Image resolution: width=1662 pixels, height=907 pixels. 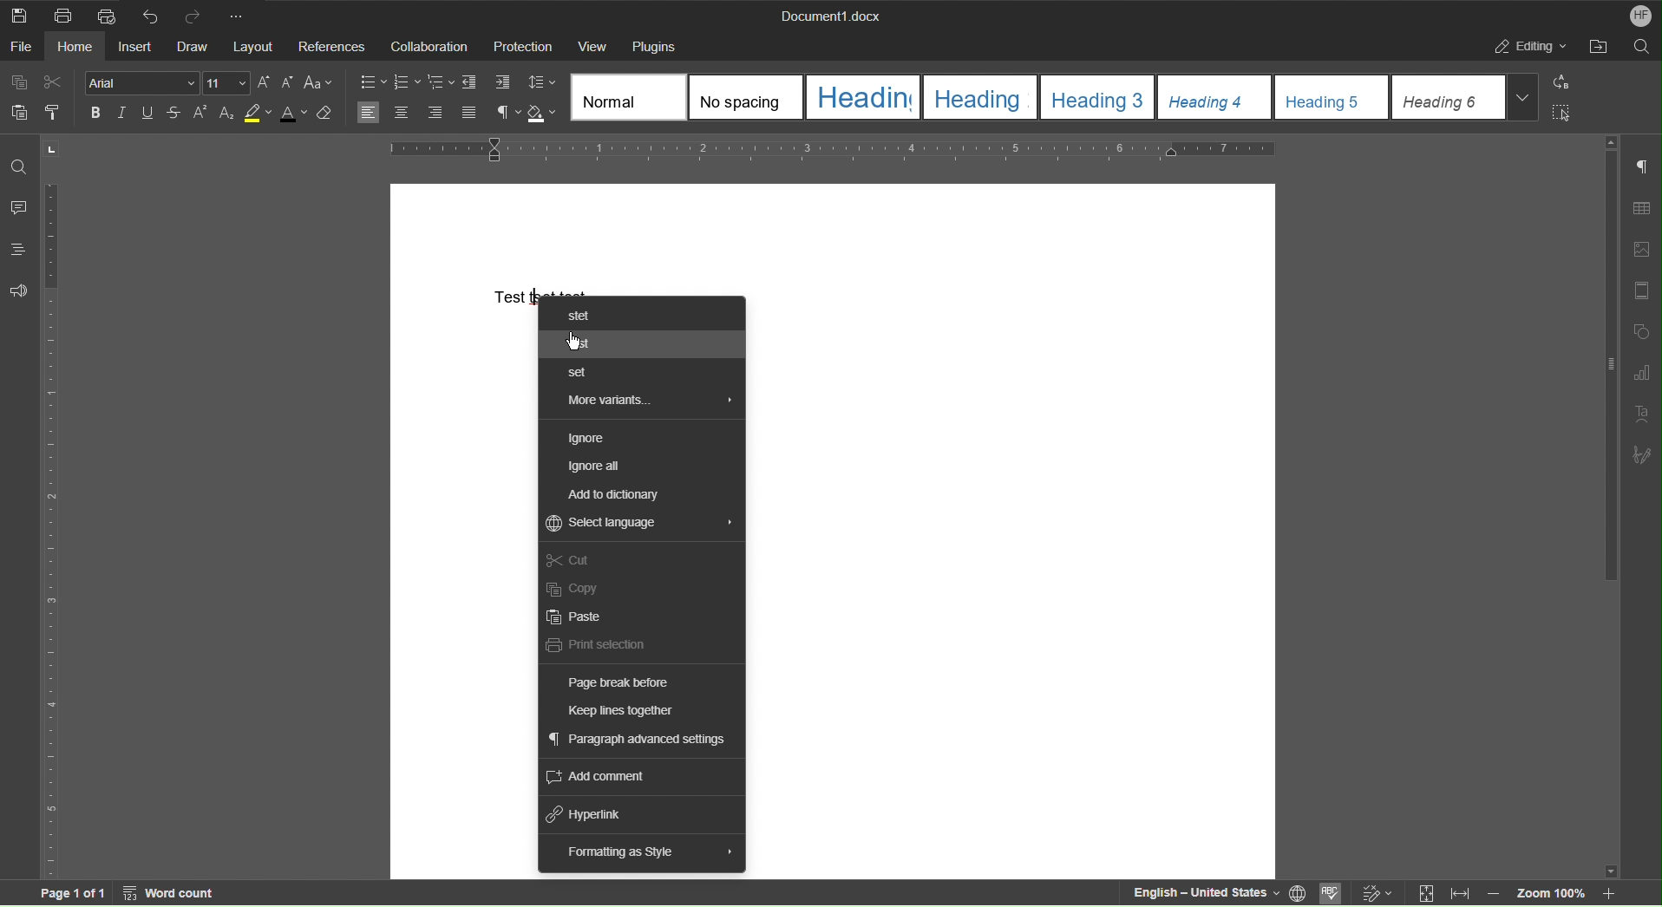 I want to click on Heading 6, so click(x=1466, y=97).